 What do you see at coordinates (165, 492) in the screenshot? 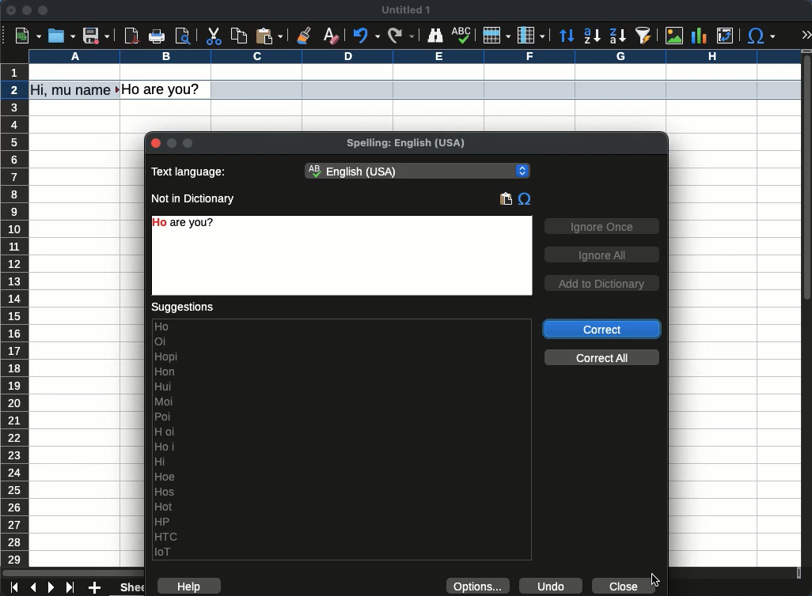
I see `Hos` at bounding box center [165, 492].